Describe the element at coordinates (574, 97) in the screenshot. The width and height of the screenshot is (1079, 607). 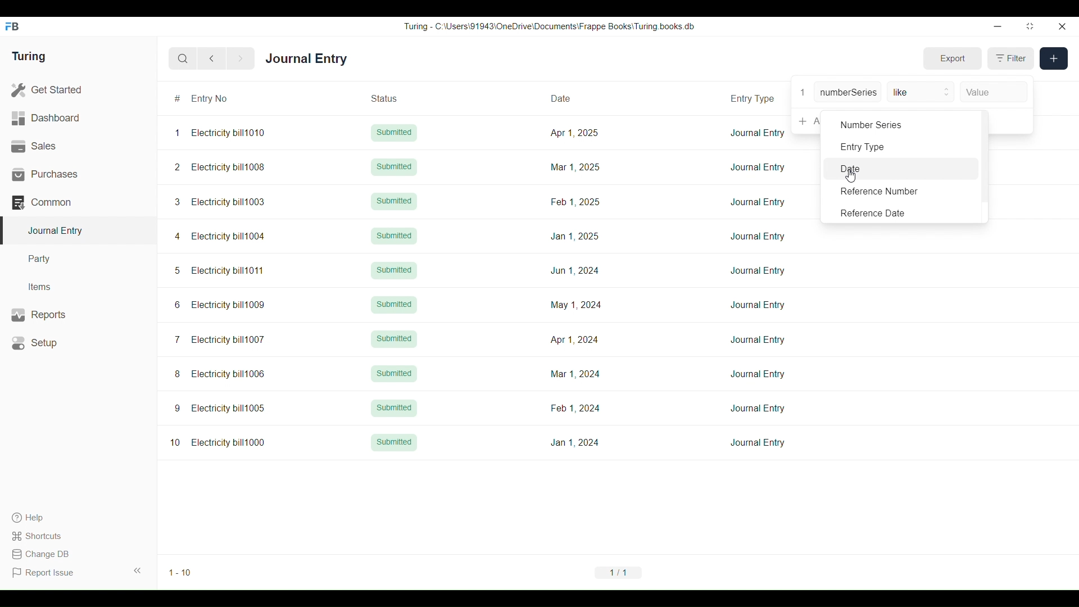
I see `Date` at that location.